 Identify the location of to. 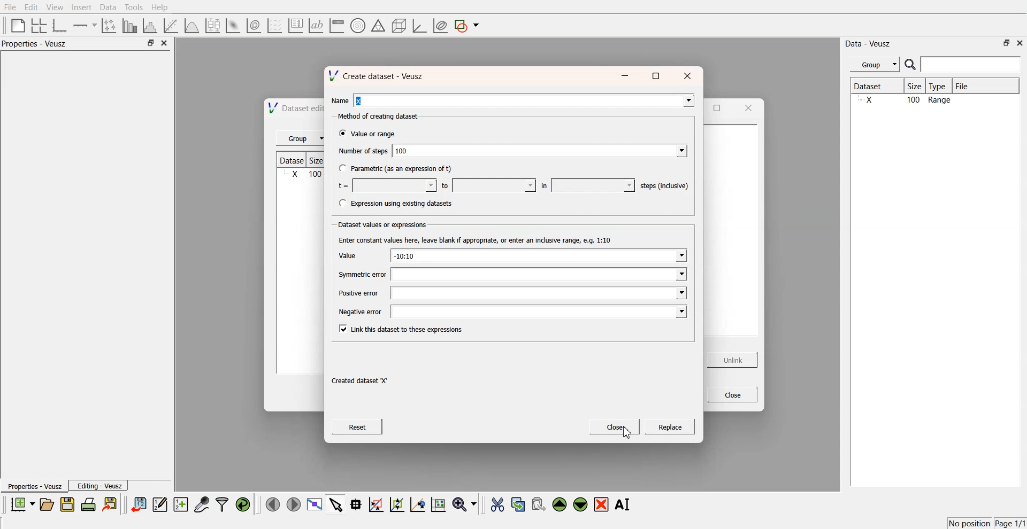
(445, 186).